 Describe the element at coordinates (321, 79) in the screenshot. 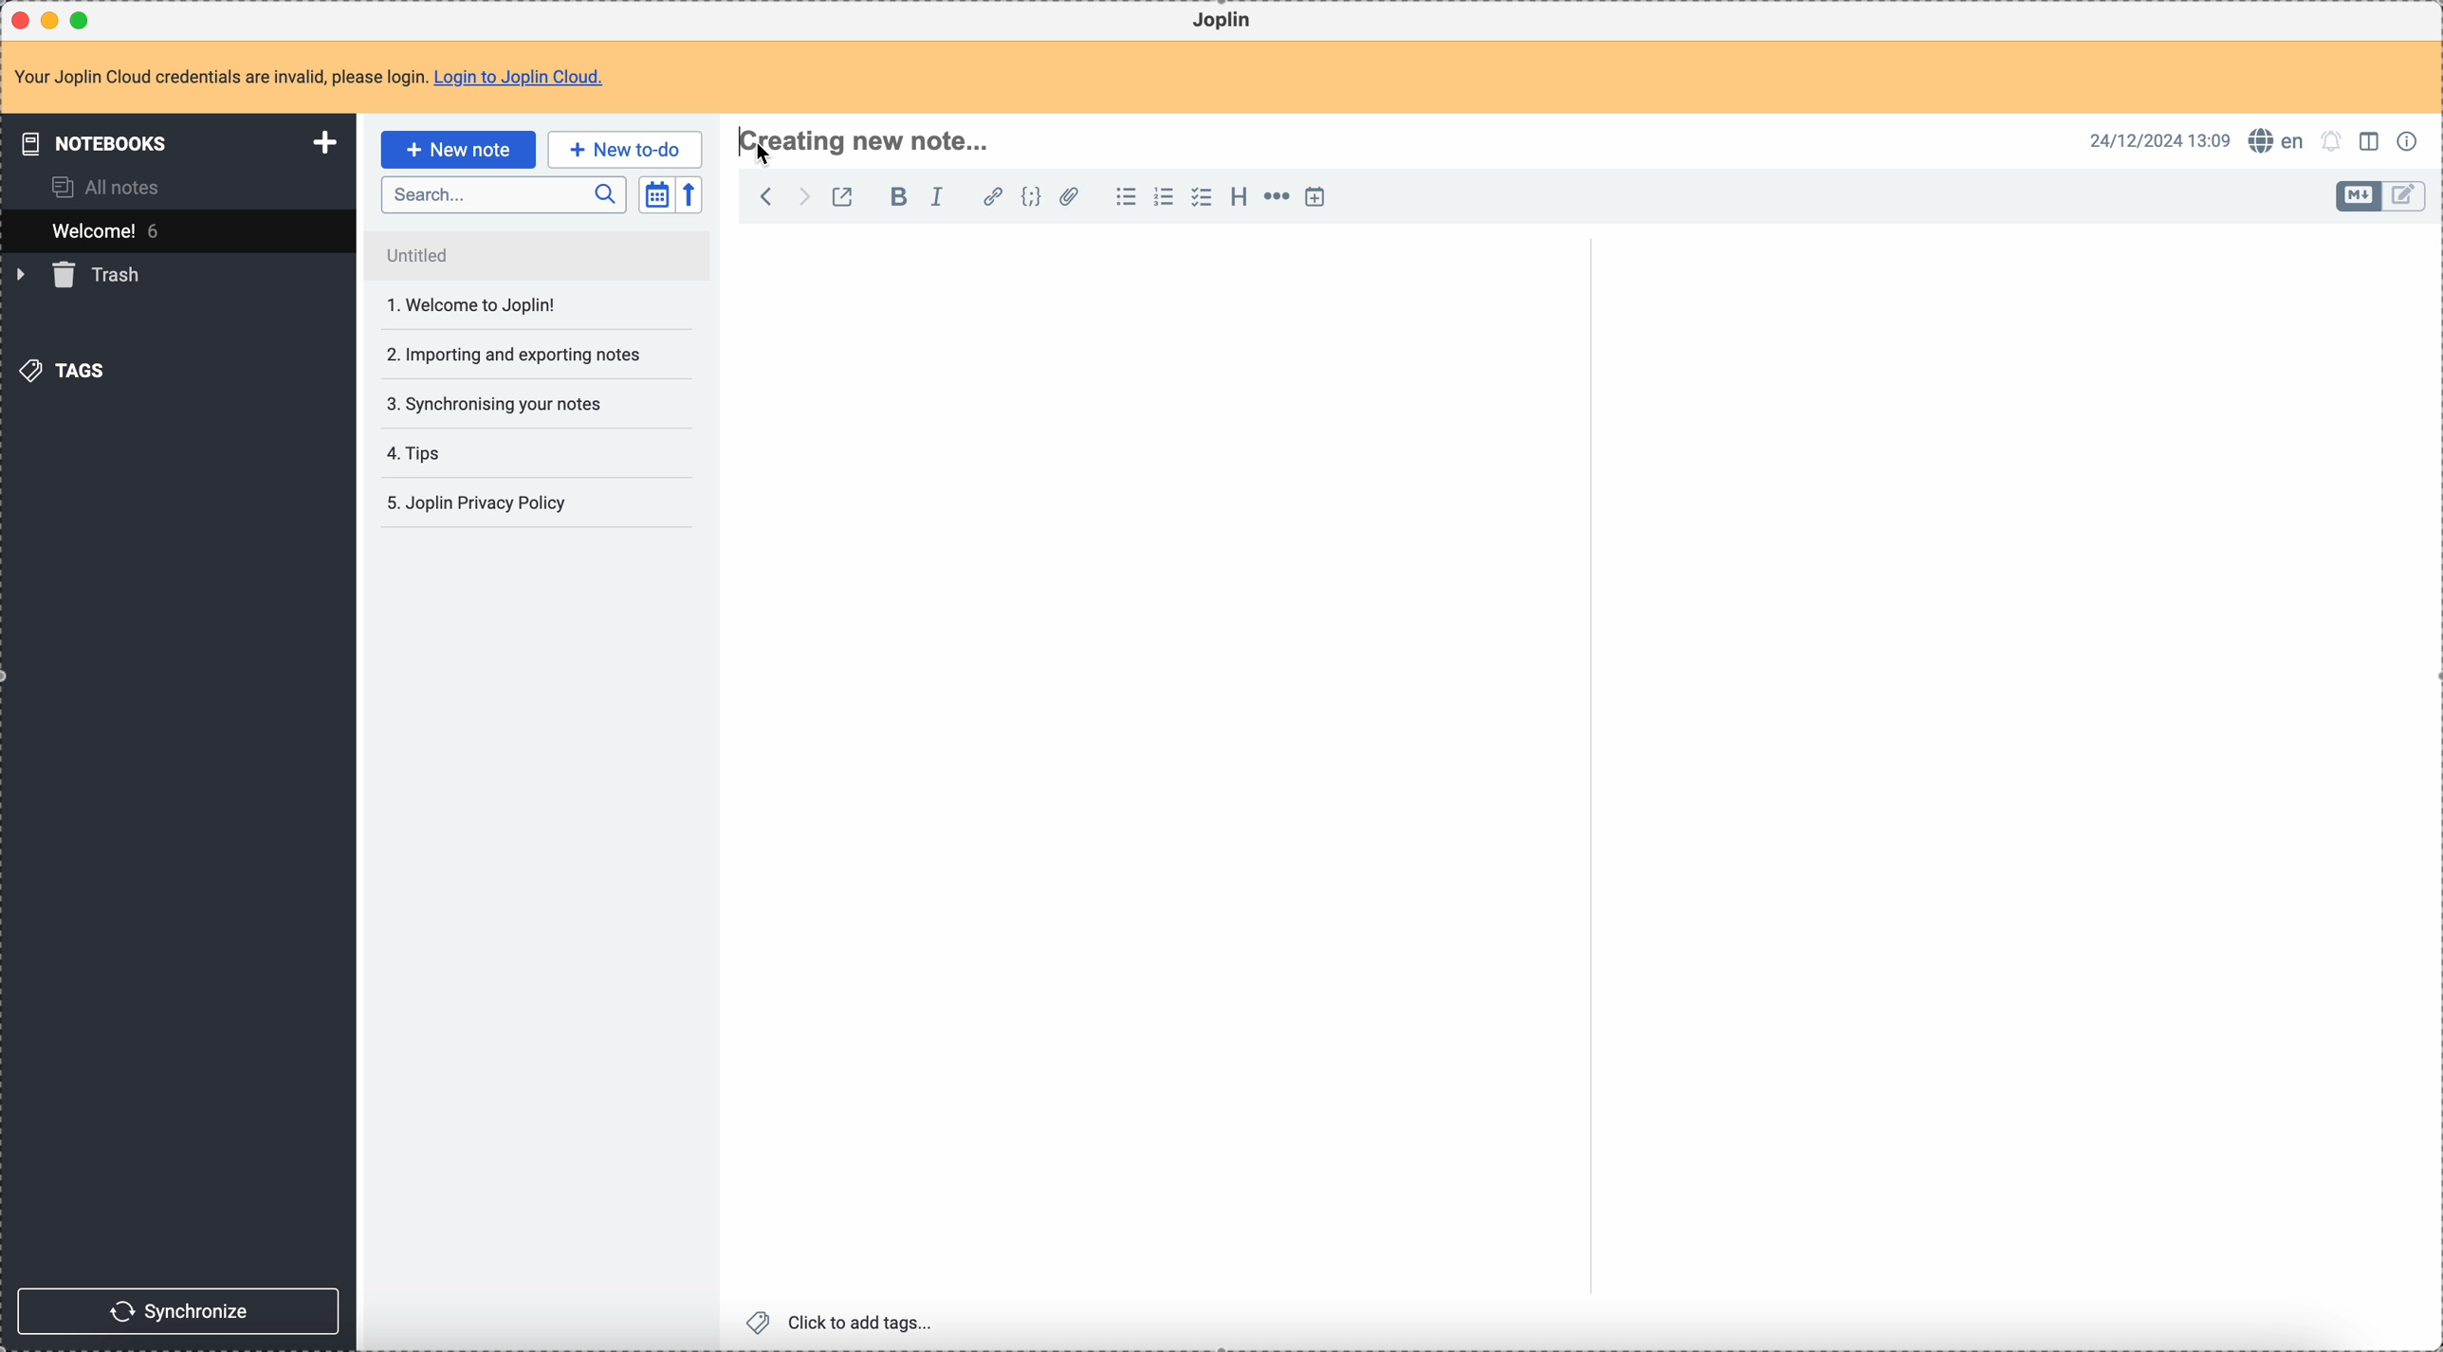

I see `note` at that location.